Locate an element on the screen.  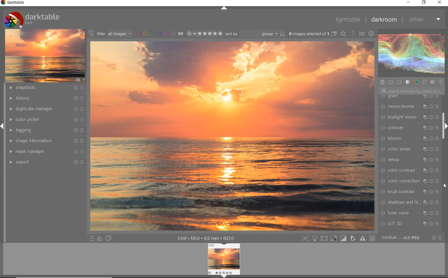
RESET OR PRESET &PREFERENCE is located at coordinates (437, 238).